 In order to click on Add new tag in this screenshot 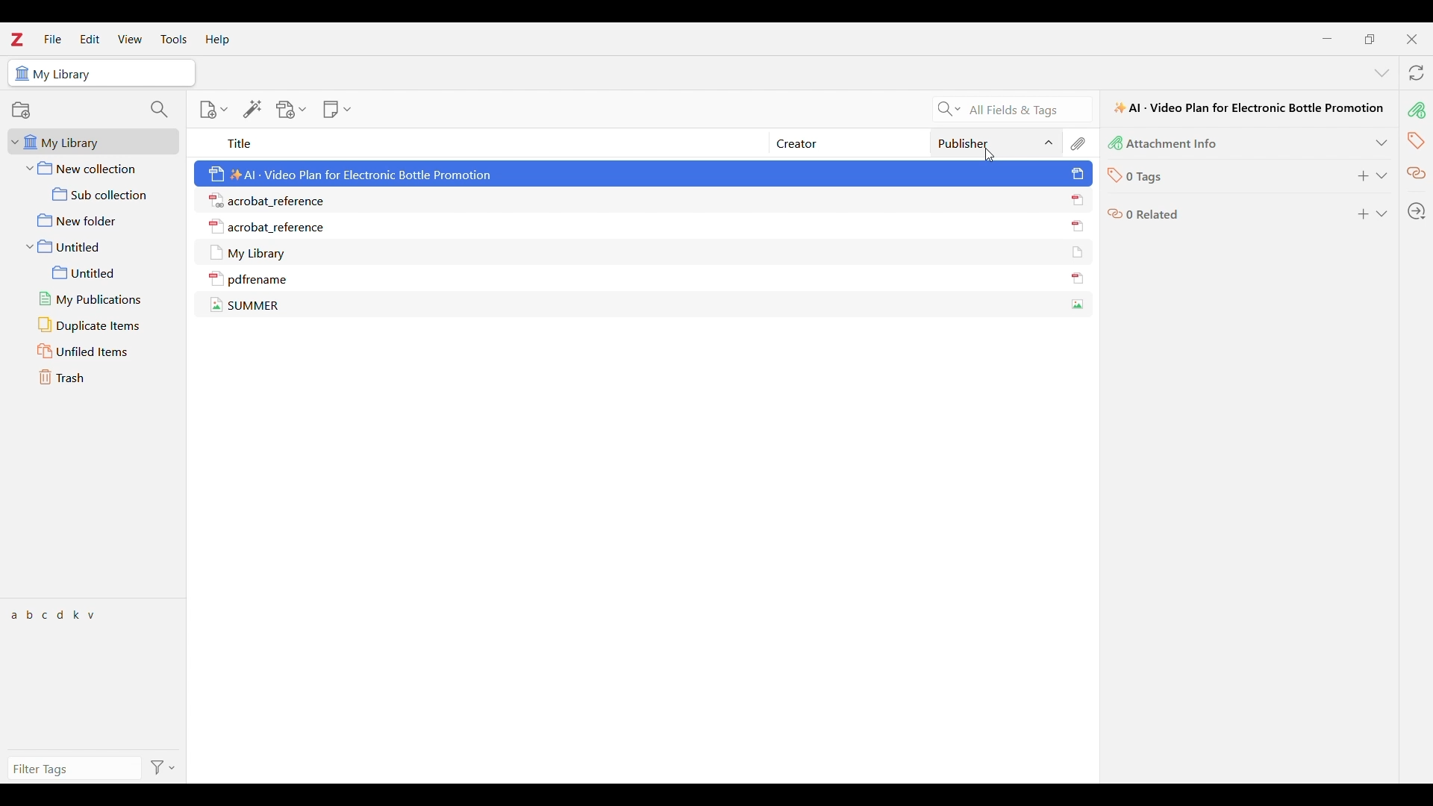, I will do `click(1362, 176)`.